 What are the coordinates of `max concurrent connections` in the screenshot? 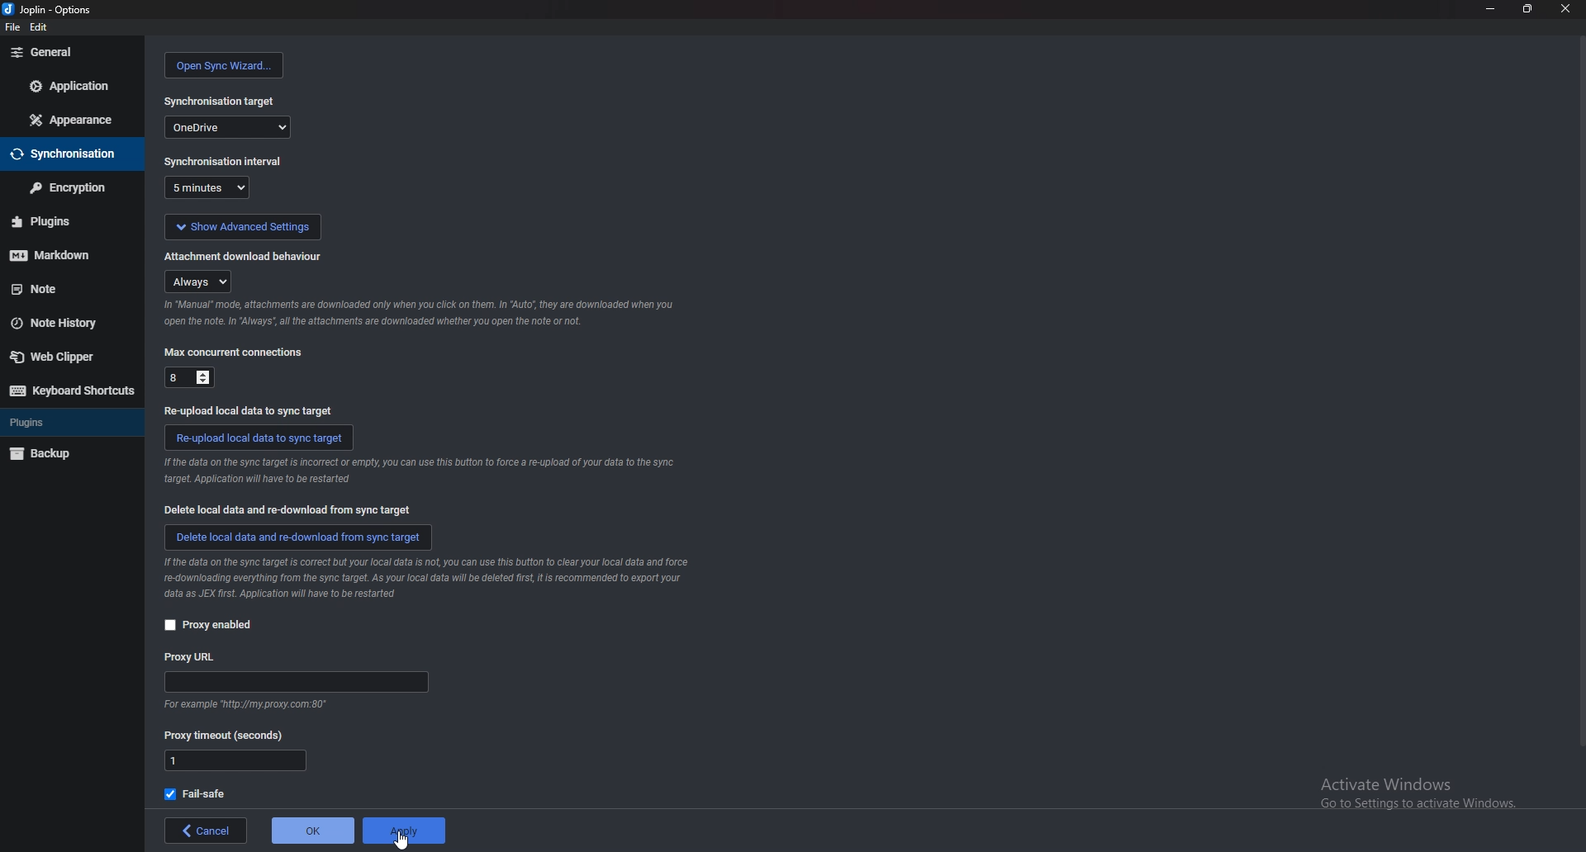 It's located at (236, 353).